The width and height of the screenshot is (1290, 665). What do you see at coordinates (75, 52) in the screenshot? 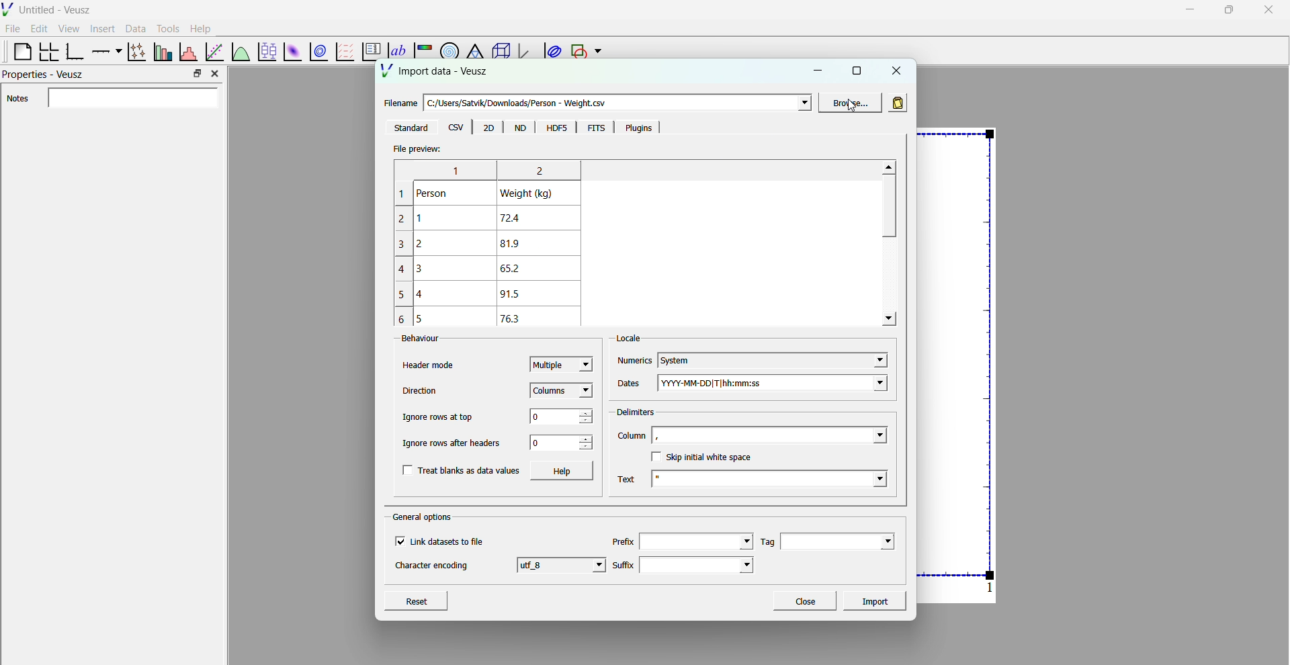
I see `base graph` at bounding box center [75, 52].